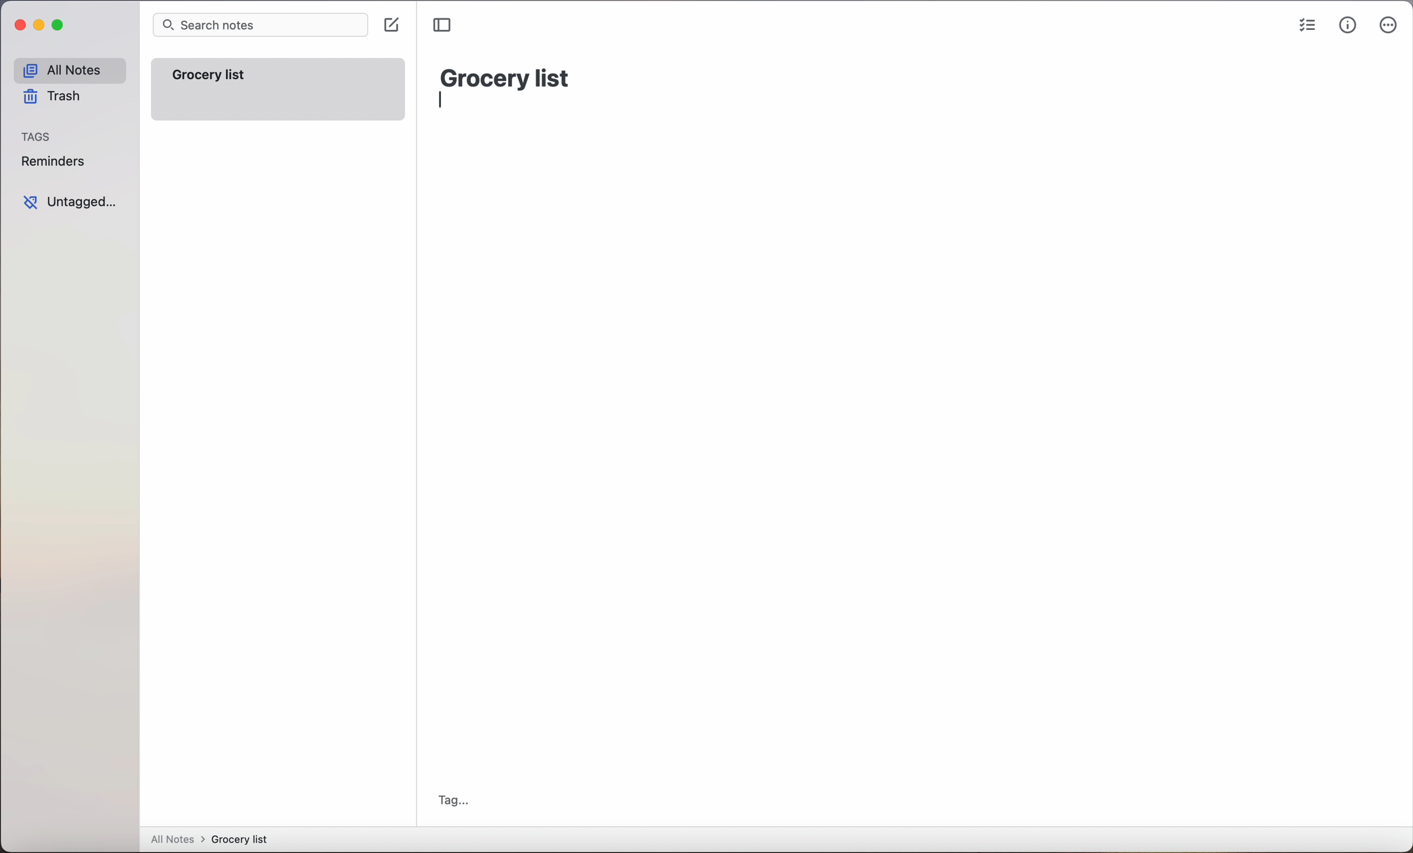  What do you see at coordinates (1308, 26) in the screenshot?
I see `checklist` at bounding box center [1308, 26].